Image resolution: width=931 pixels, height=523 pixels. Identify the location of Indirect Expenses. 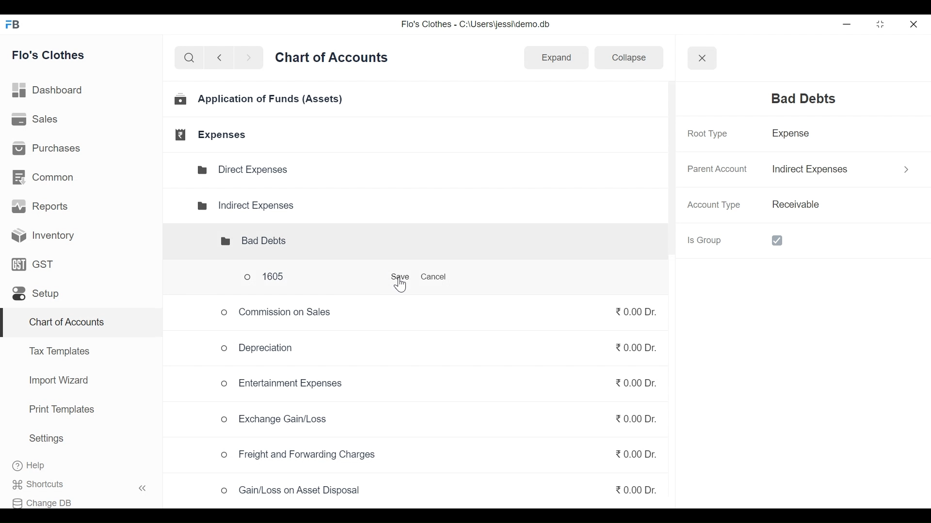
(812, 169).